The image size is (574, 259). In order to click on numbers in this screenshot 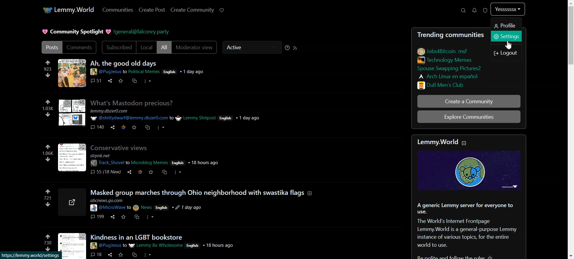, I will do `click(49, 68)`.